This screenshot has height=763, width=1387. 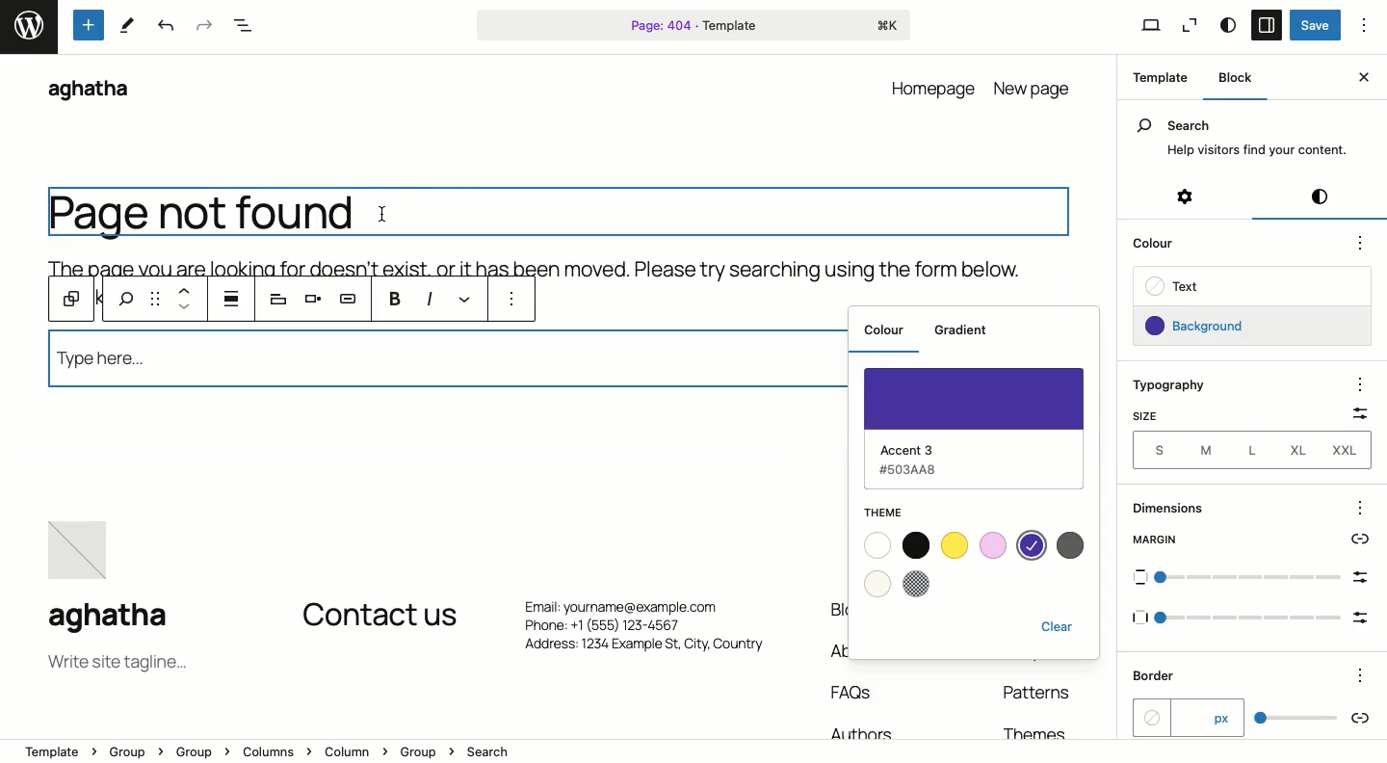 I want to click on aghatha, so click(x=87, y=90).